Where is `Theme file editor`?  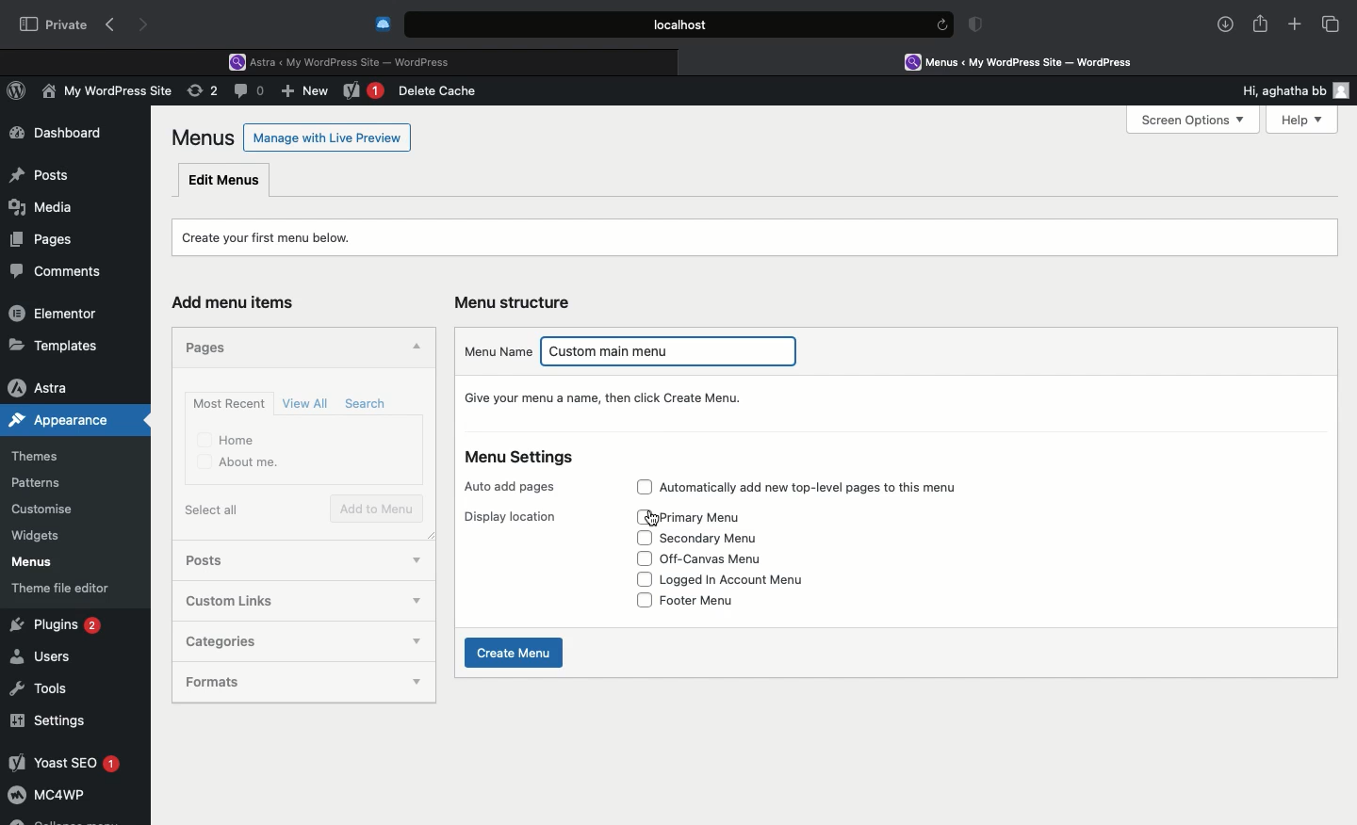 Theme file editor is located at coordinates (68, 588).